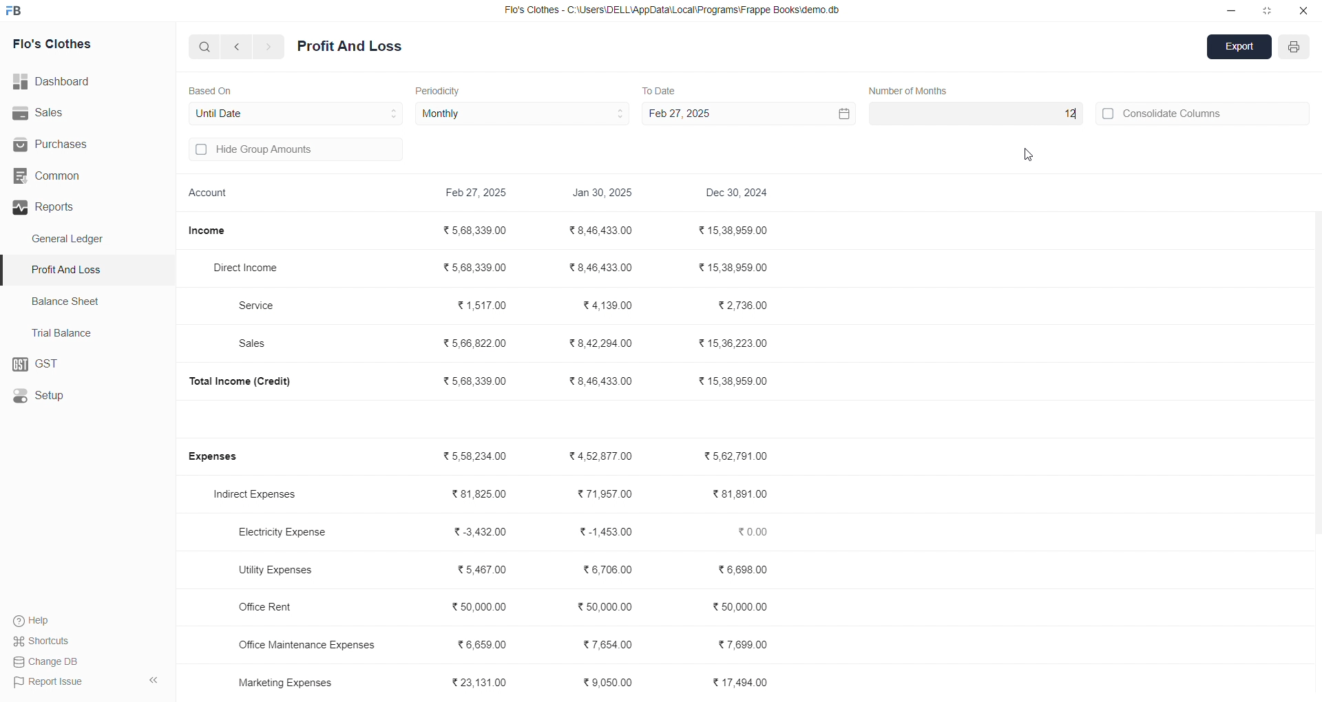 This screenshot has width=1322, height=702. What do you see at coordinates (38, 620) in the screenshot?
I see `Help` at bounding box center [38, 620].